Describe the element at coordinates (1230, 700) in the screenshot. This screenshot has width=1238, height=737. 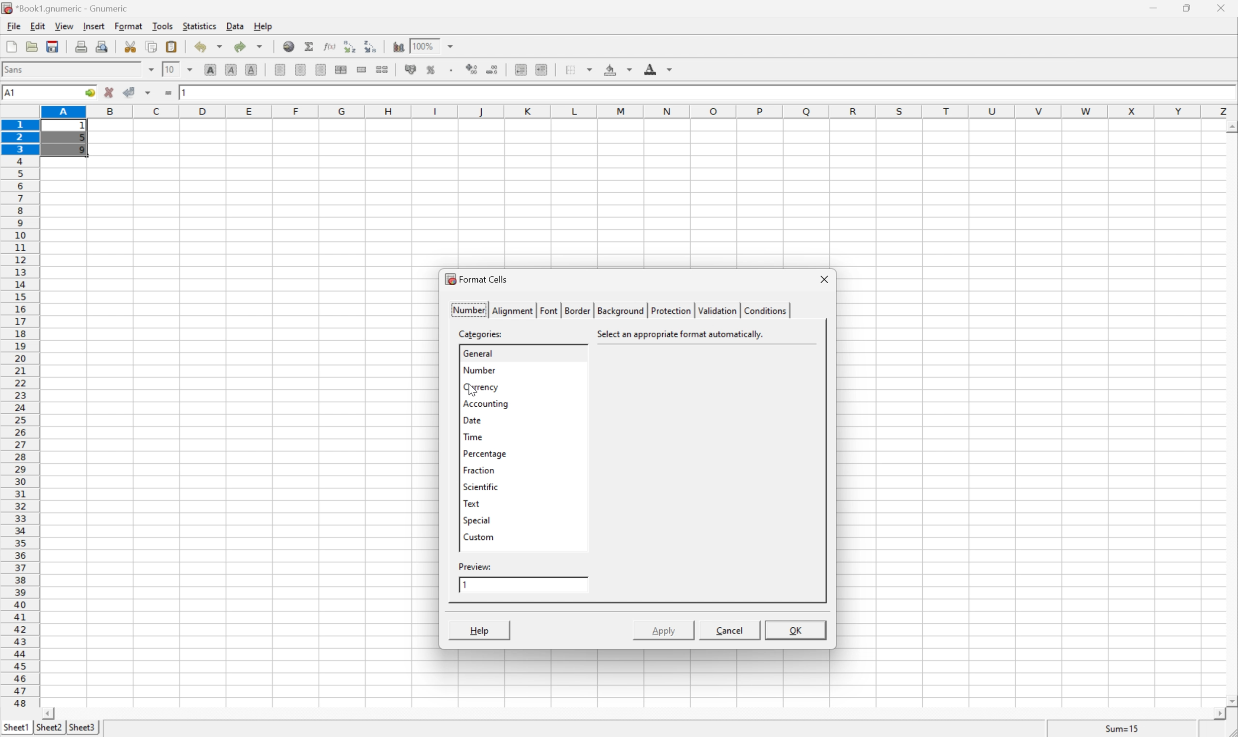
I see `scroll down` at that location.